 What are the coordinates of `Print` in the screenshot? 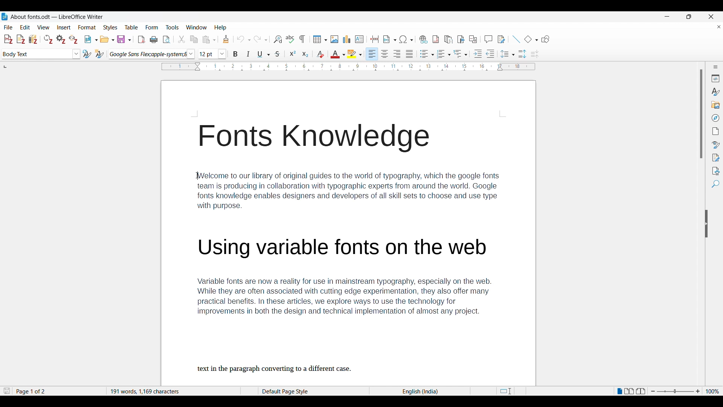 It's located at (154, 40).